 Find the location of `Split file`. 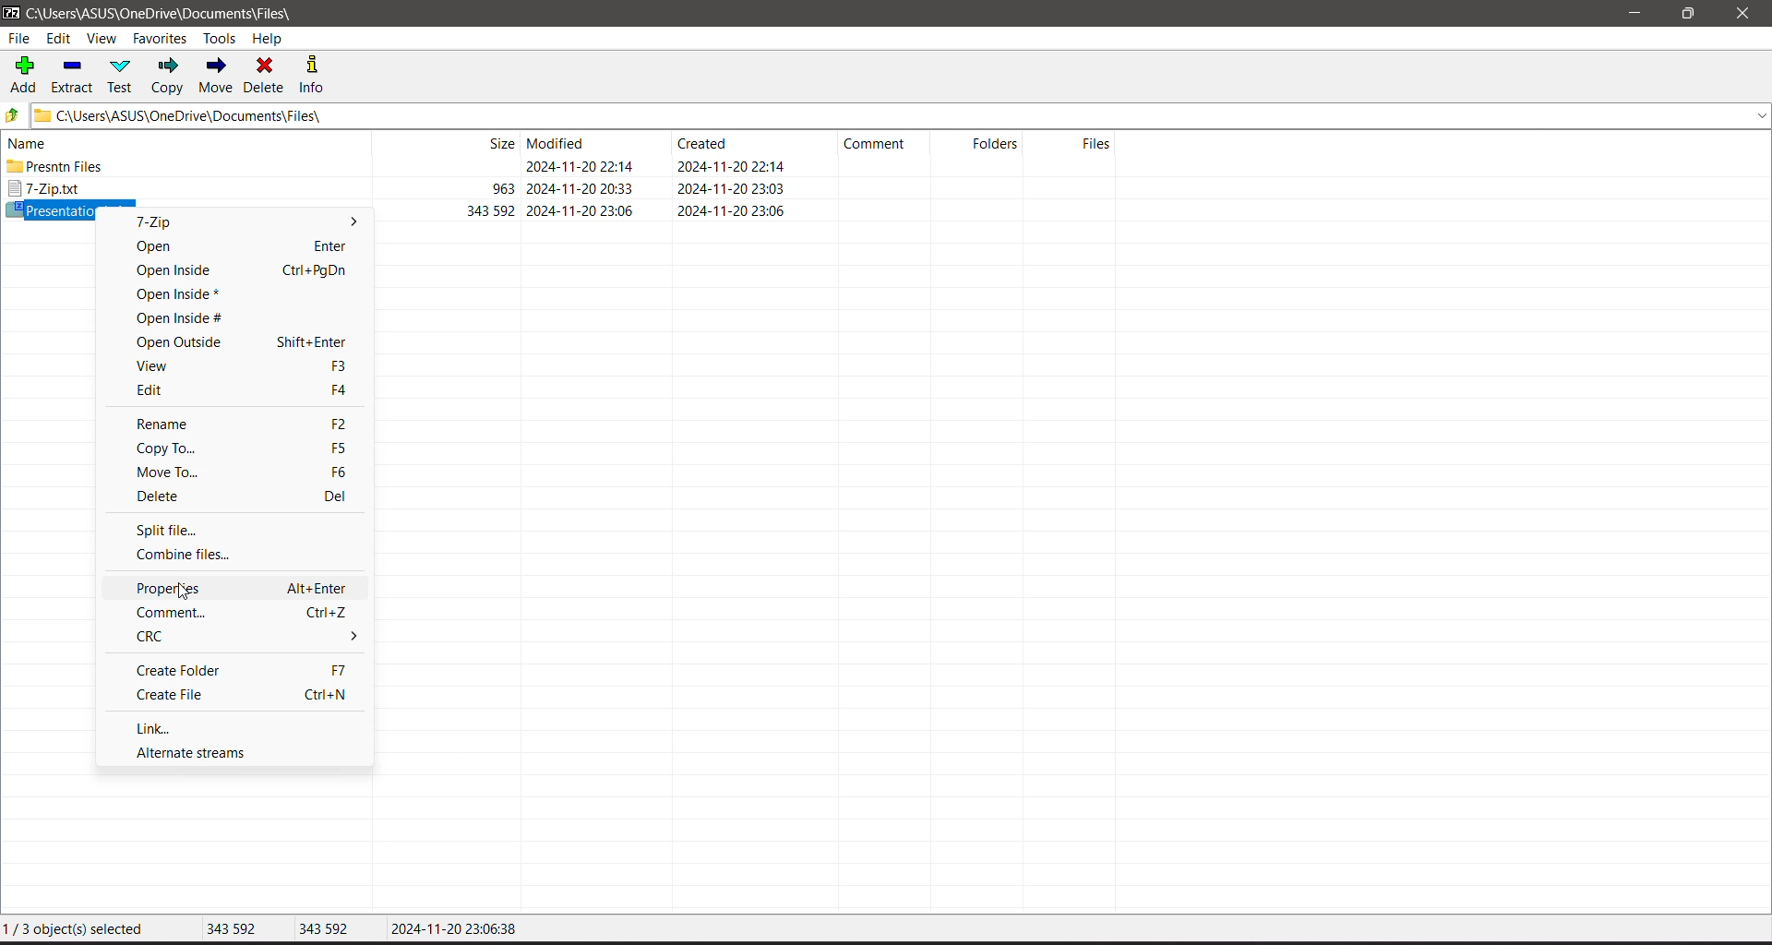

Split file is located at coordinates (151, 528).